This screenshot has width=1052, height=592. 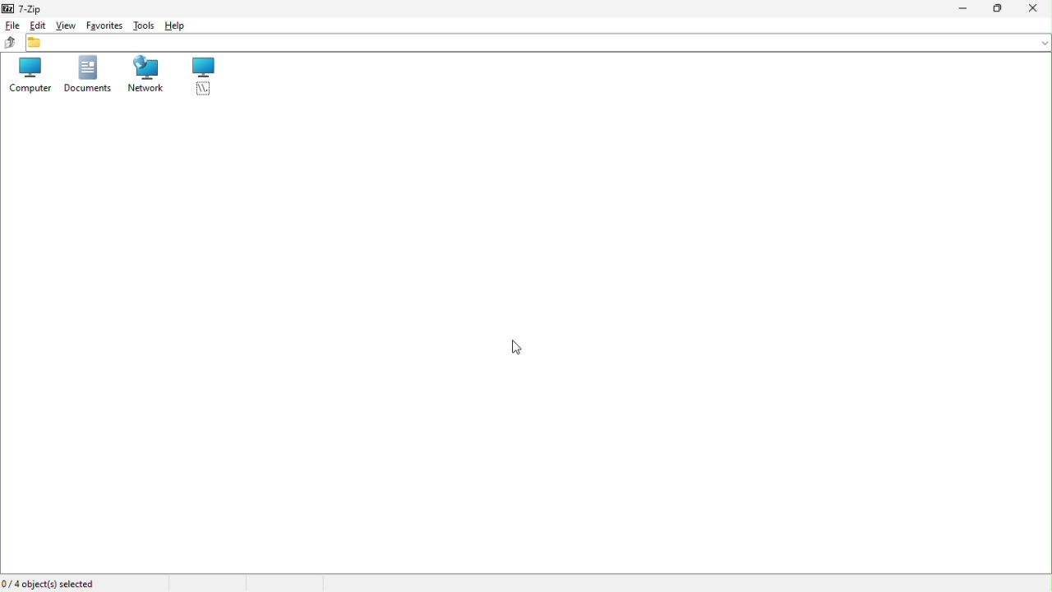 I want to click on Network, so click(x=145, y=76).